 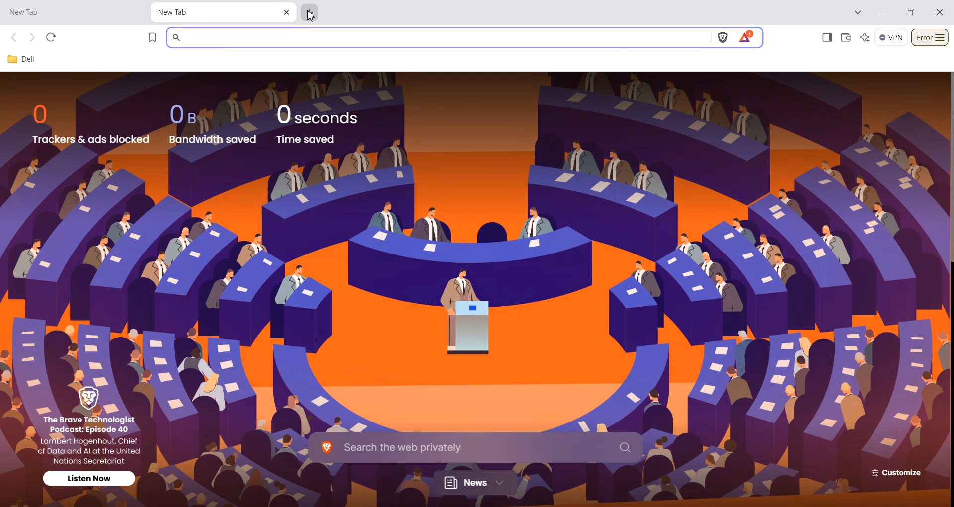 What do you see at coordinates (723, 38) in the screenshot?
I see `Brave shields` at bounding box center [723, 38].